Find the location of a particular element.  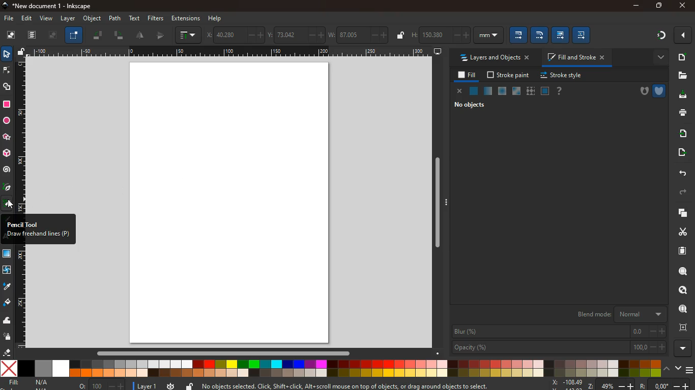

more is located at coordinates (657, 57).